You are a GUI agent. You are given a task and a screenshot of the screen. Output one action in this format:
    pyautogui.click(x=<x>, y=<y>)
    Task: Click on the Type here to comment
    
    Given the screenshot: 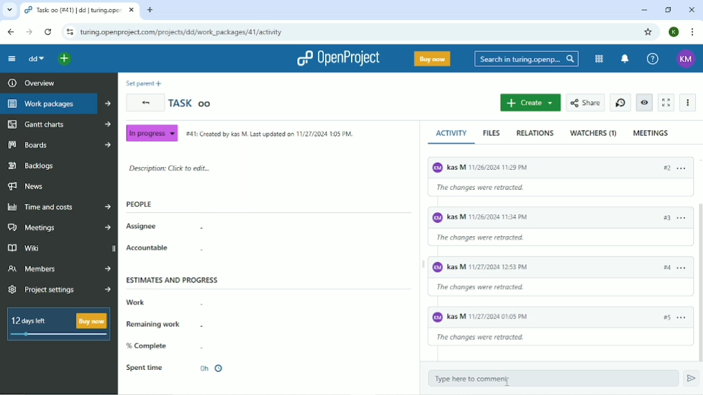 What is the action you would take?
    pyautogui.click(x=550, y=379)
    